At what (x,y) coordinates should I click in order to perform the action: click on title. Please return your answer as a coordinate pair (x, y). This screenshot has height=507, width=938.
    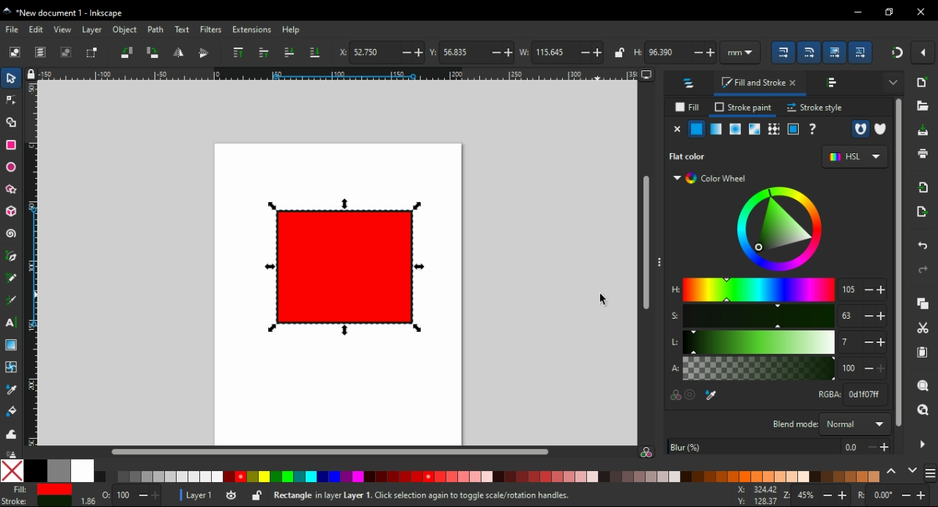
    Looking at the image, I should click on (91, 13).